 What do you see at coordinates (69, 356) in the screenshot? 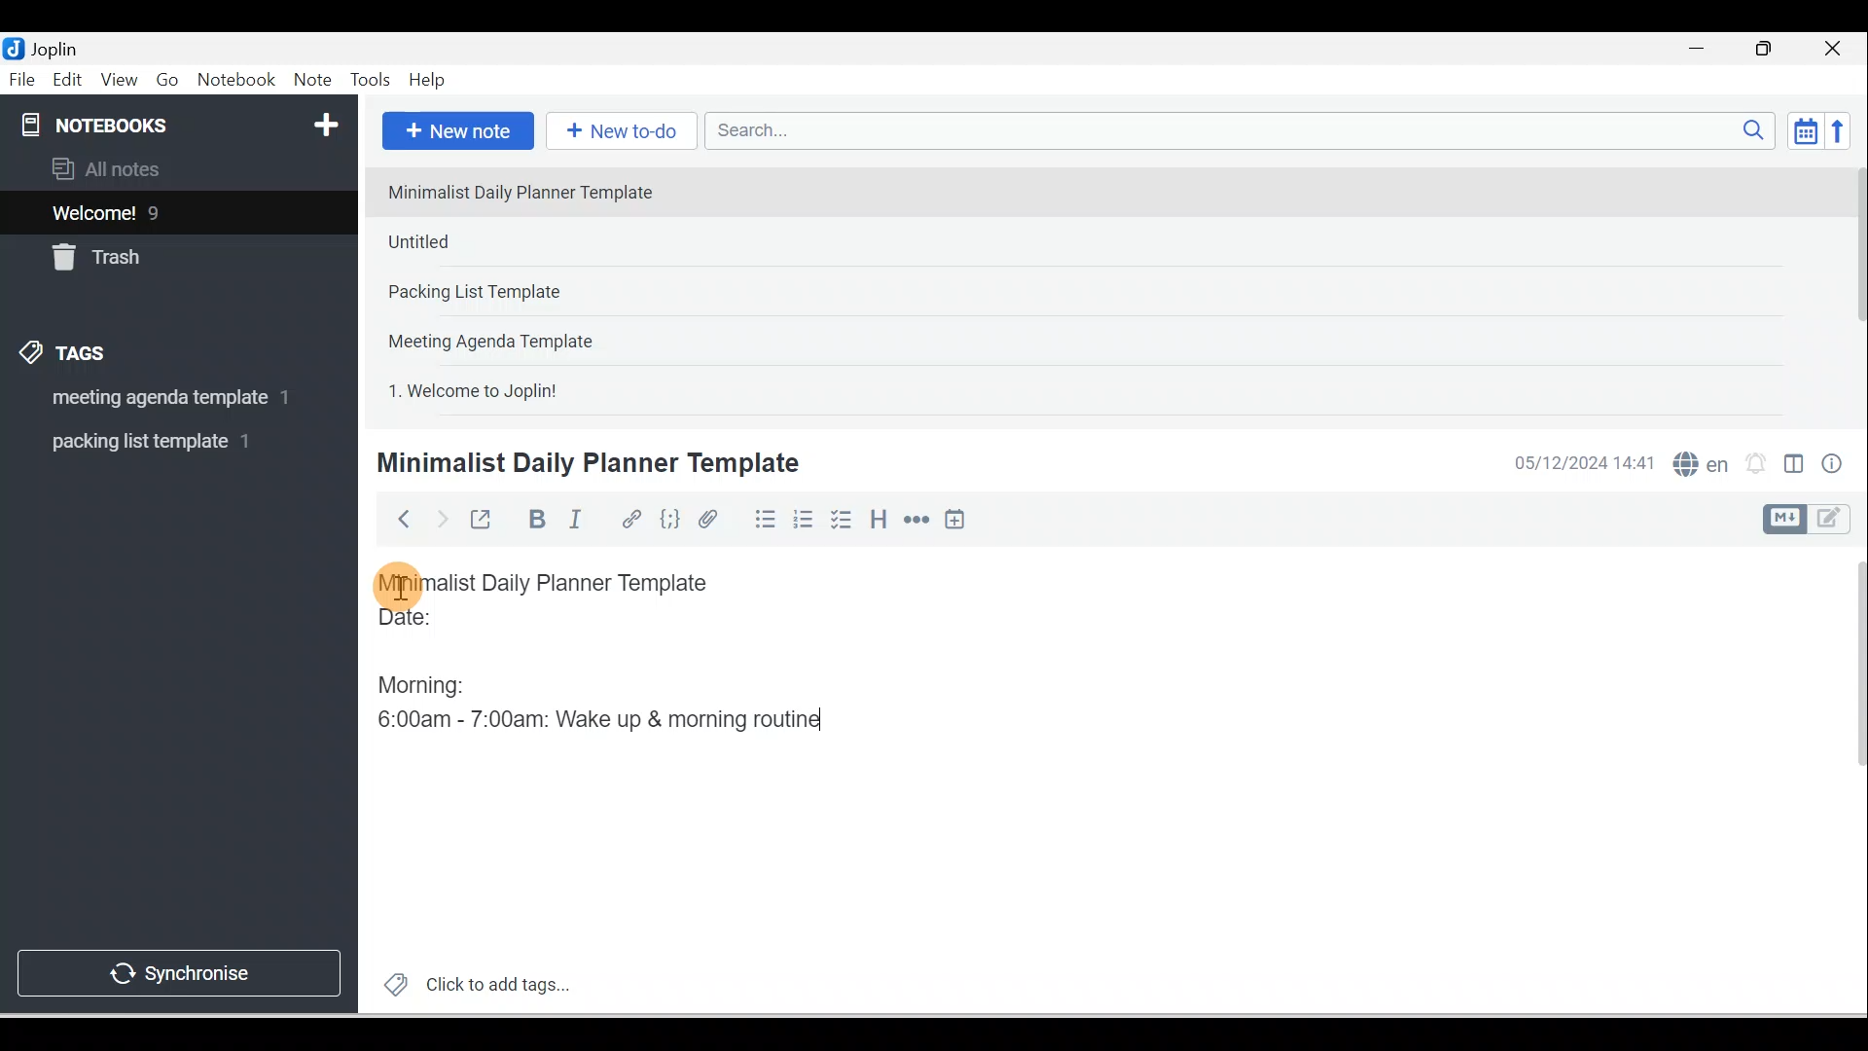
I see `Tags` at bounding box center [69, 356].